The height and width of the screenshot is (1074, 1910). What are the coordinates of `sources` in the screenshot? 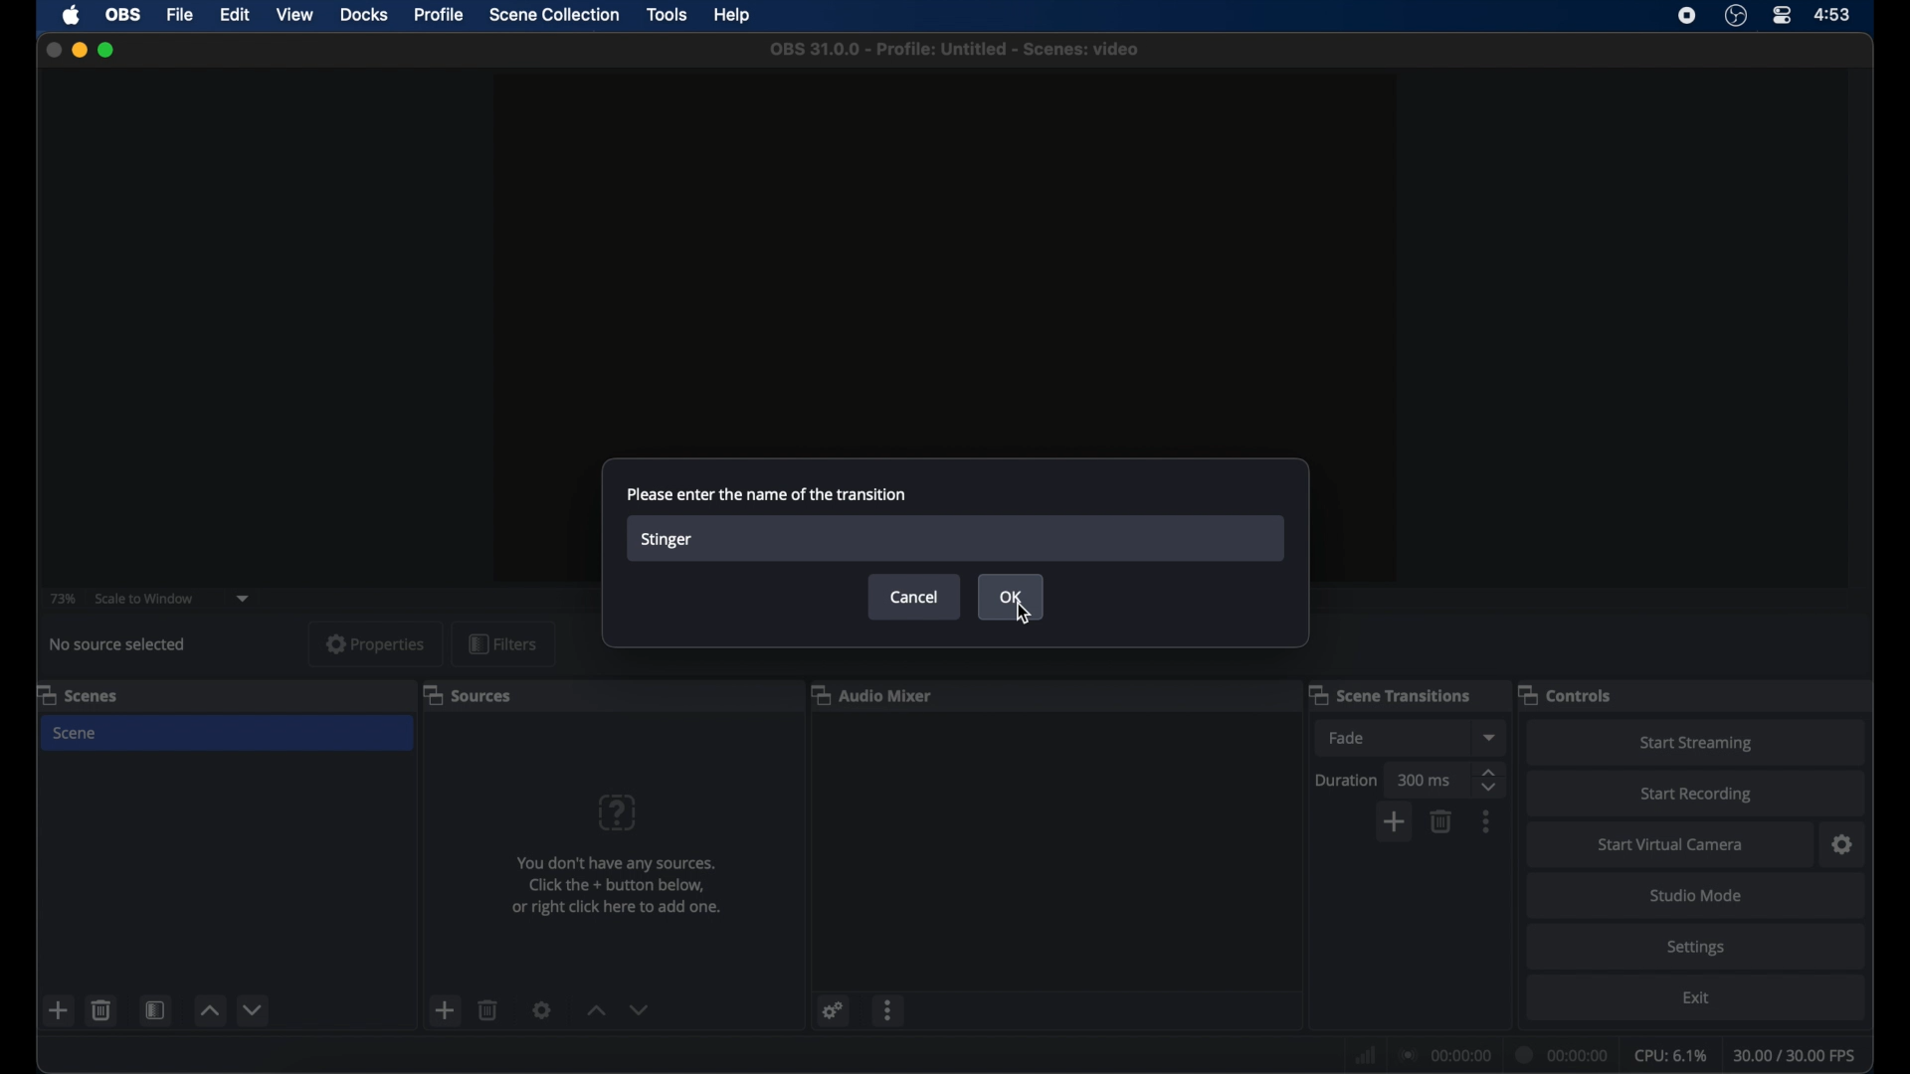 It's located at (467, 694).